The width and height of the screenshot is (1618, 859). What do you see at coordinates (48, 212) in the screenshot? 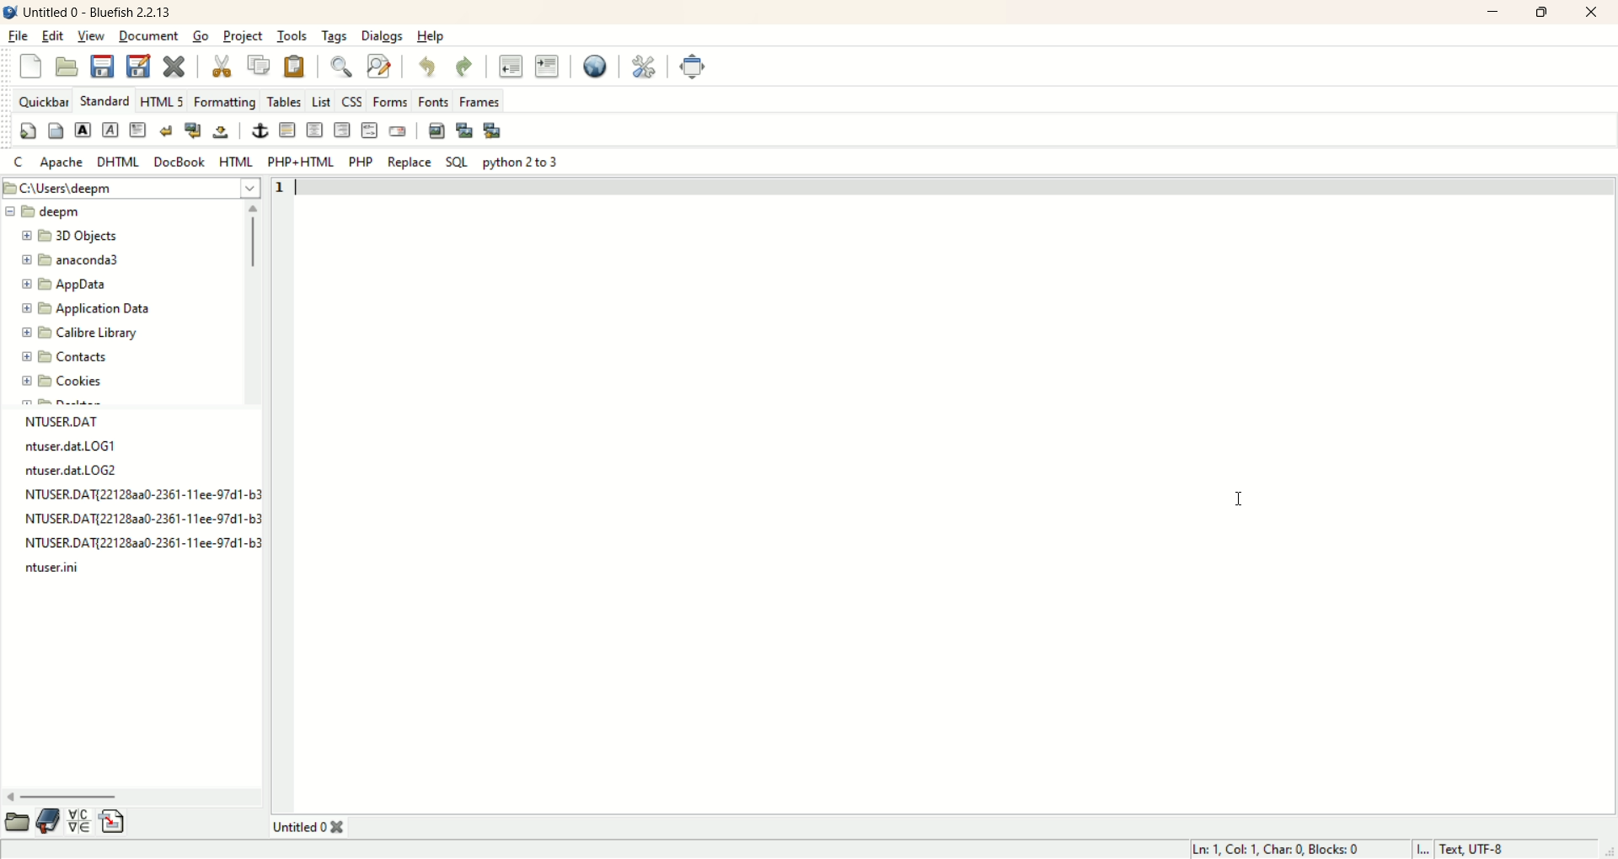
I see `deepm` at bounding box center [48, 212].